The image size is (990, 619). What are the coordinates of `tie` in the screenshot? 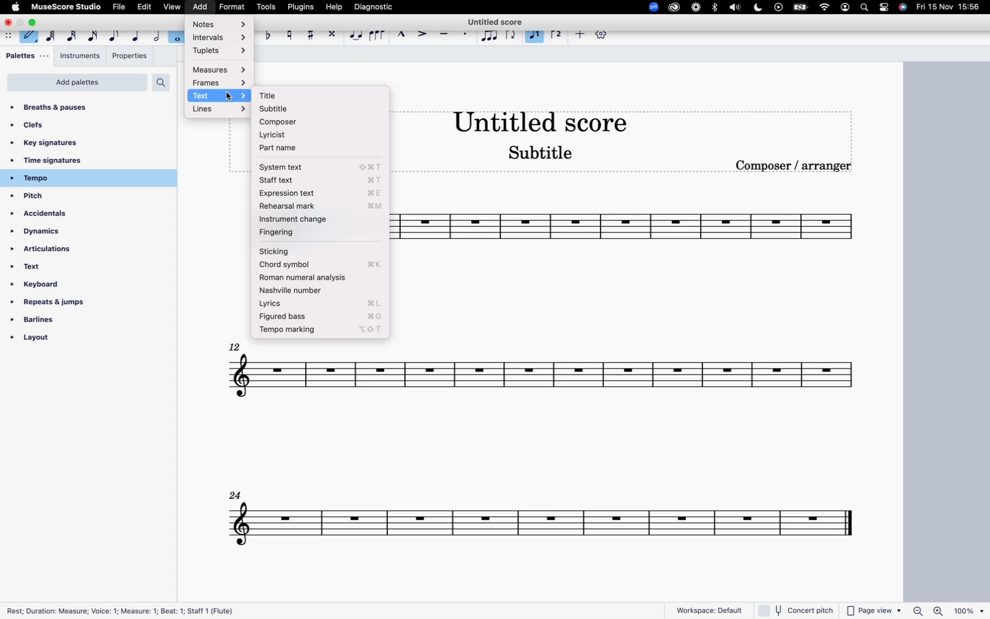 It's located at (355, 34).